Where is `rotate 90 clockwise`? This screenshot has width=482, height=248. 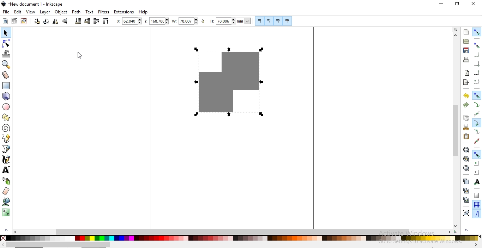
rotate 90 clockwise is located at coordinates (46, 22).